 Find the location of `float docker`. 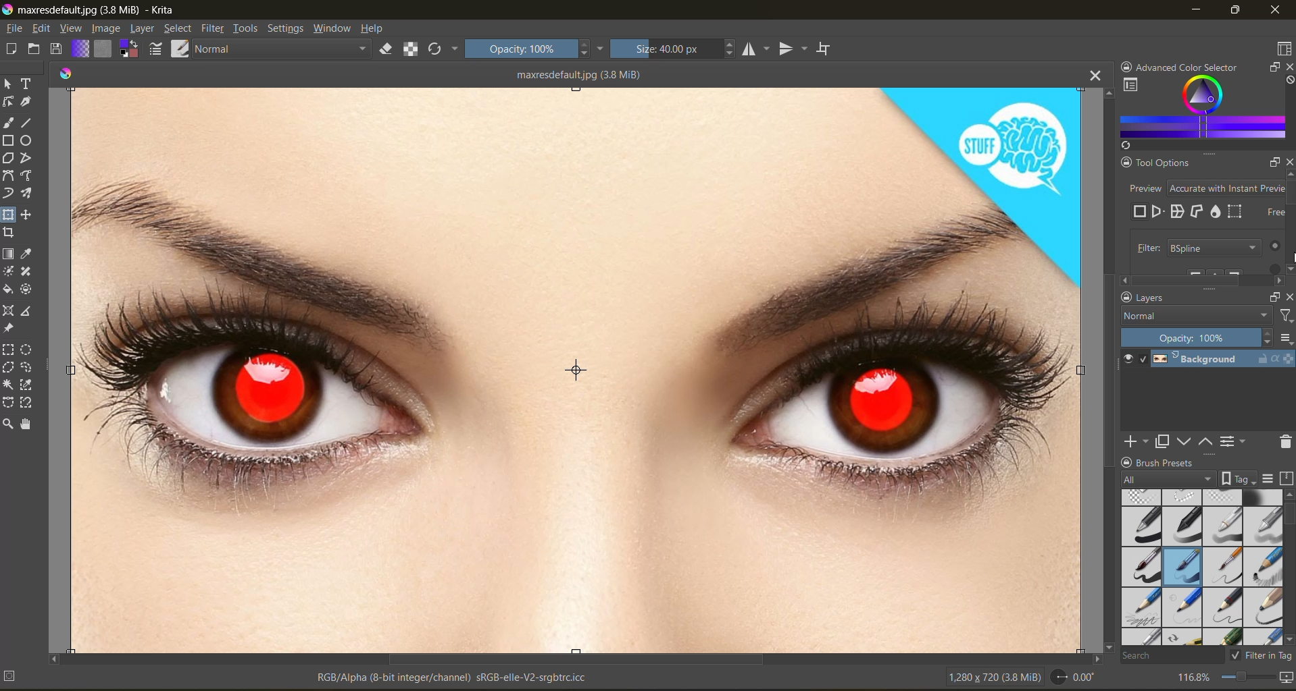

float docker is located at coordinates (1270, 68).